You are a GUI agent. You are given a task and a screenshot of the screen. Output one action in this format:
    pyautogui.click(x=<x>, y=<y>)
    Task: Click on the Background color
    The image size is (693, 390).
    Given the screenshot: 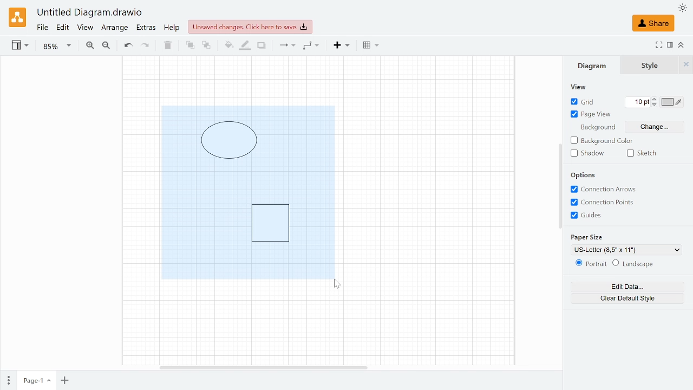 What is the action you would take?
    pyautogui.click(x=602, y=141)
    